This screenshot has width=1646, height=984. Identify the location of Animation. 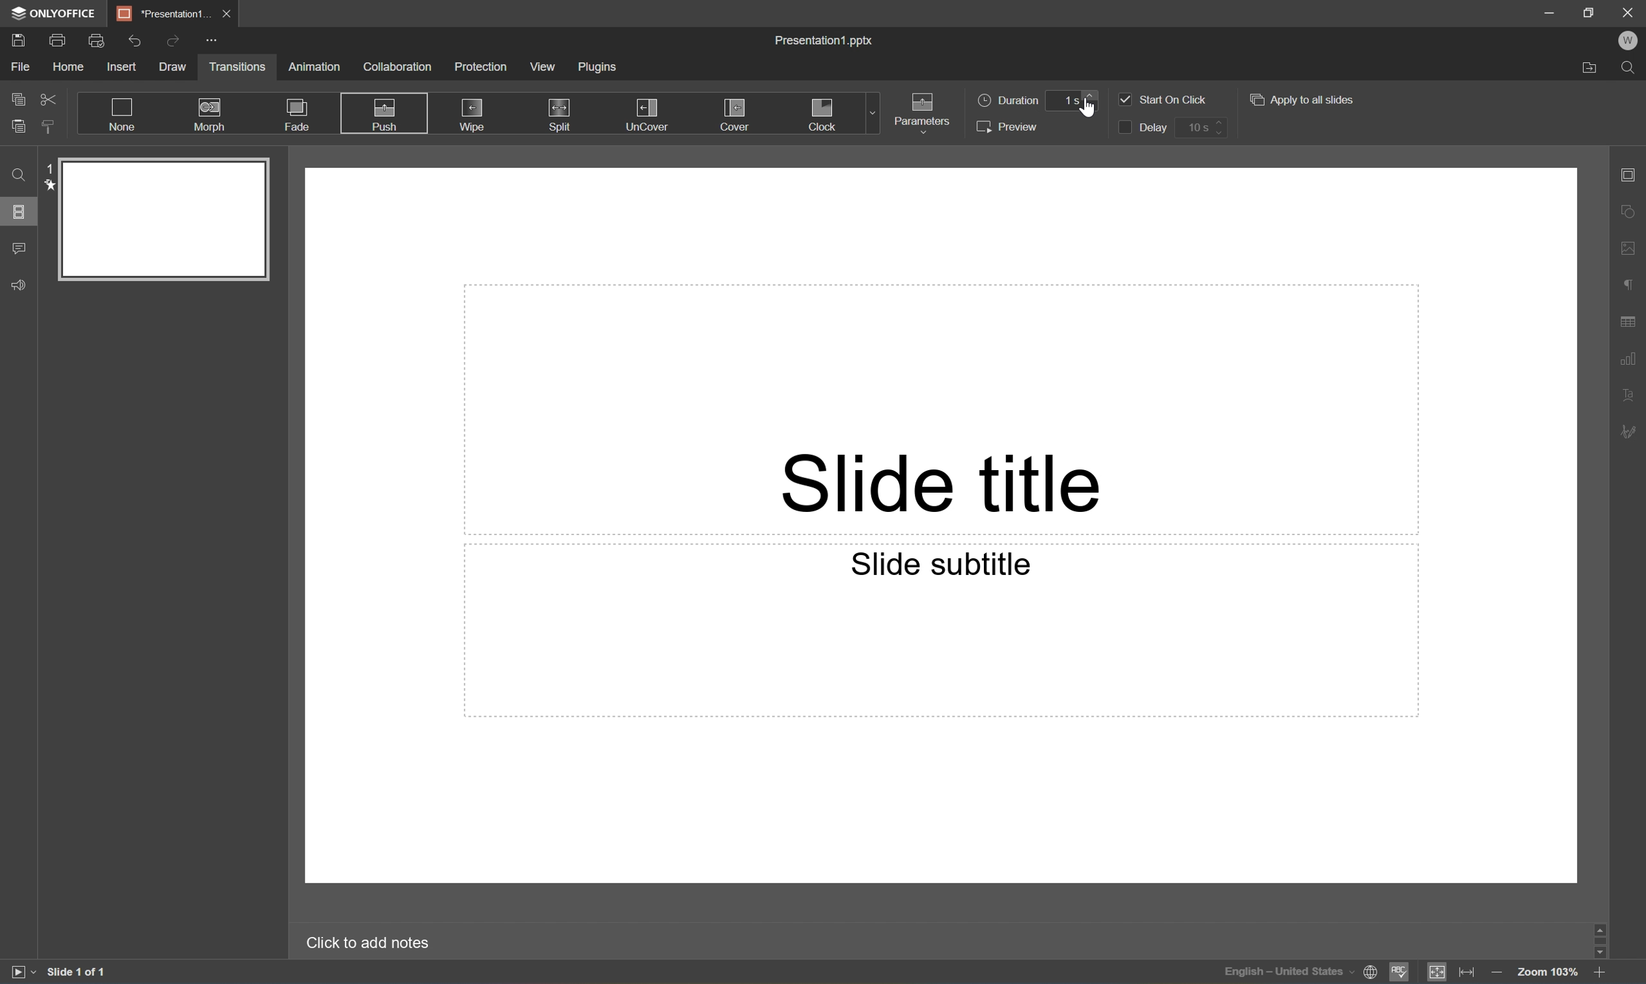
(314, 66).